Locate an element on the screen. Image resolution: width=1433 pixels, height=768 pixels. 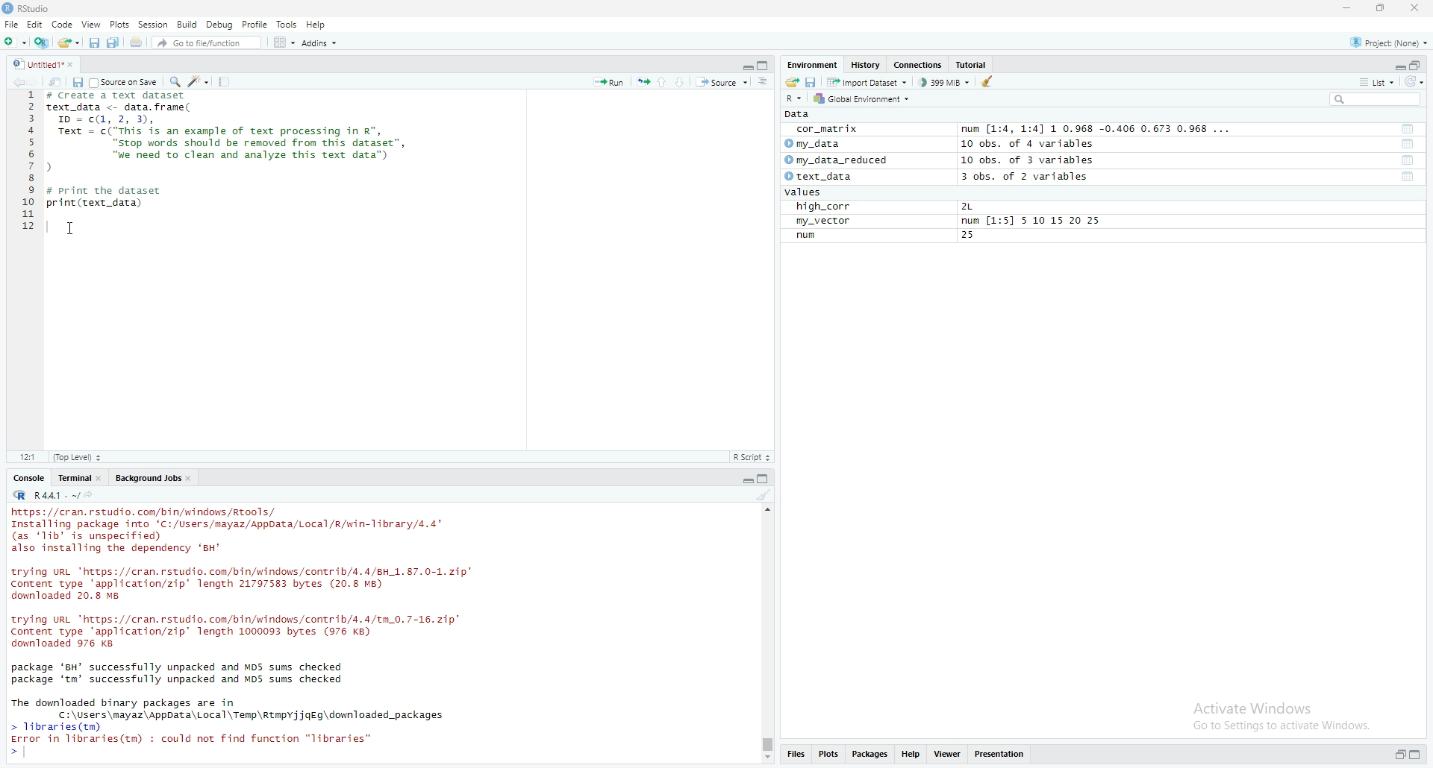
values is located at coordinates (799, 193).